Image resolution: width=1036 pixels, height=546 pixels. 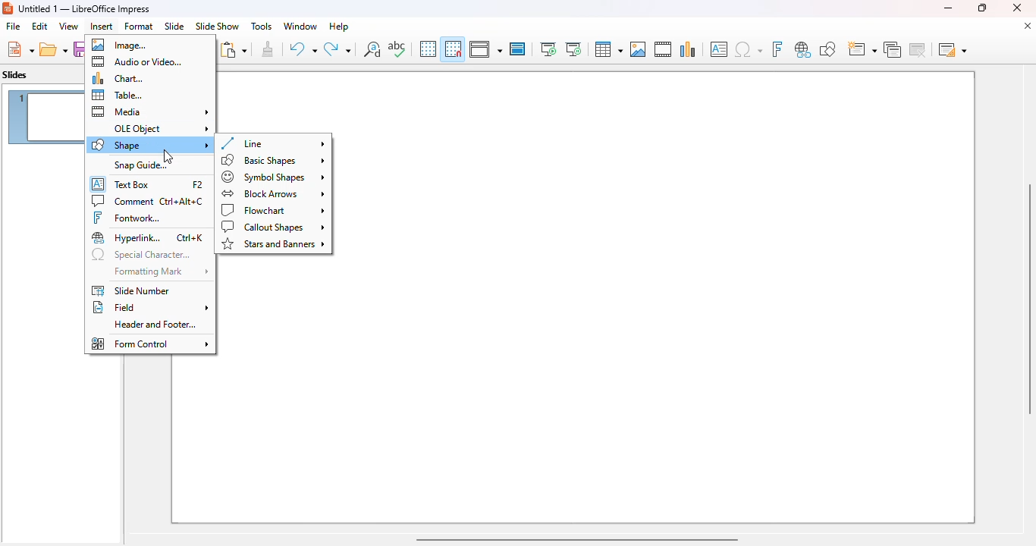 I want to click on logo, so click(x=8, y=8).